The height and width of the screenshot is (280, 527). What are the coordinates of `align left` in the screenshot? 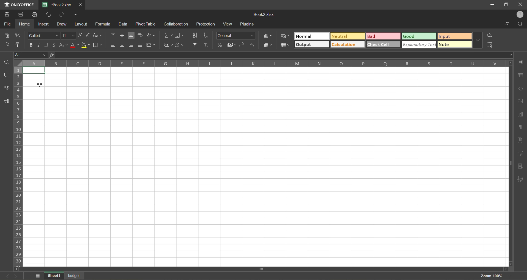 It's located at (113, 44).